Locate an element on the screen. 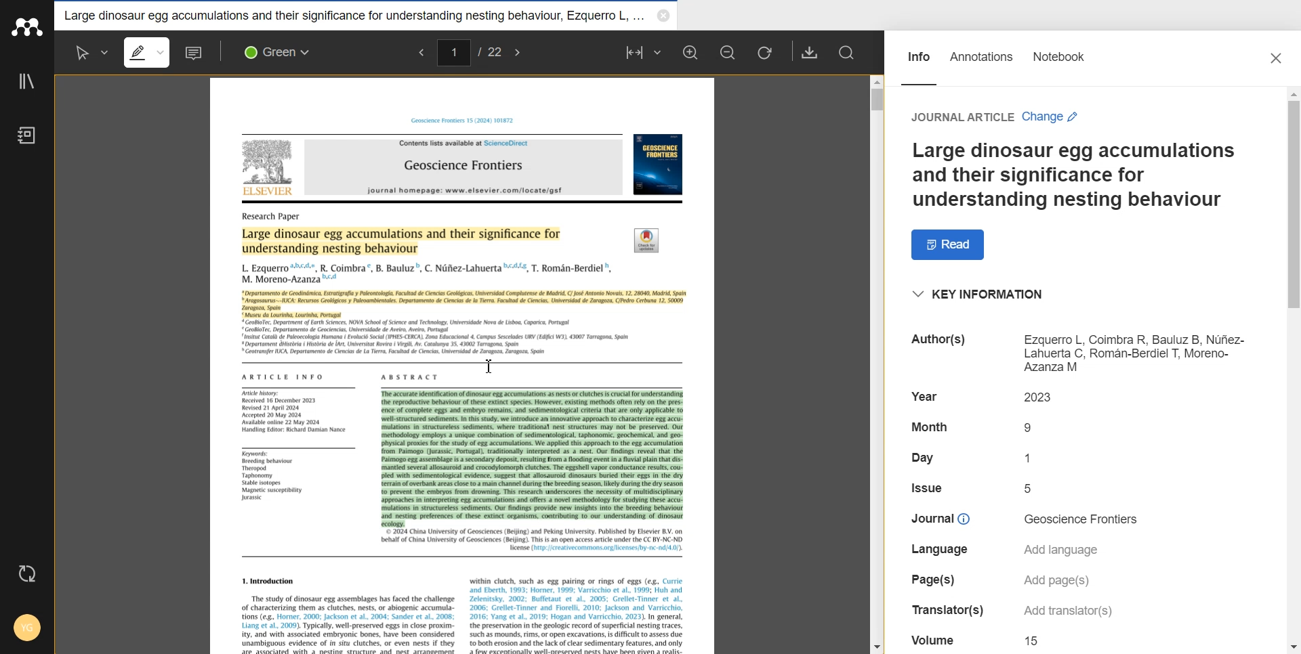 The image size is (1301, 654). text section is located at coordinates (463, 607).